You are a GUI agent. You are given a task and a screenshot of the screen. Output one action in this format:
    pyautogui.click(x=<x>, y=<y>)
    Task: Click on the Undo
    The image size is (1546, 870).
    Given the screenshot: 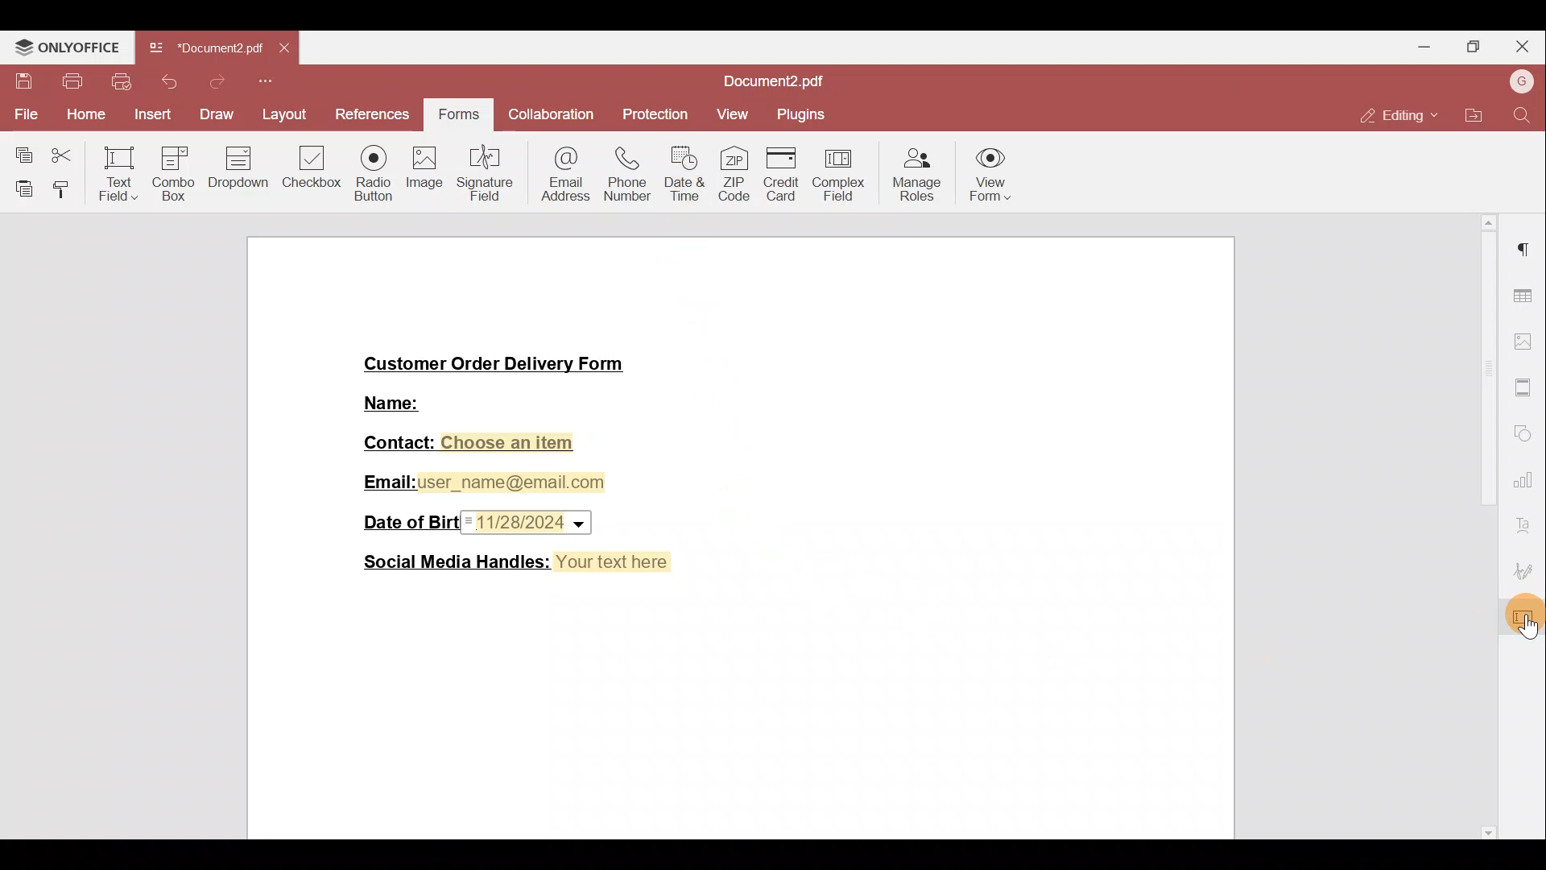 What is the action you would take?
    pyautogui.click(x=167, y=81)
    